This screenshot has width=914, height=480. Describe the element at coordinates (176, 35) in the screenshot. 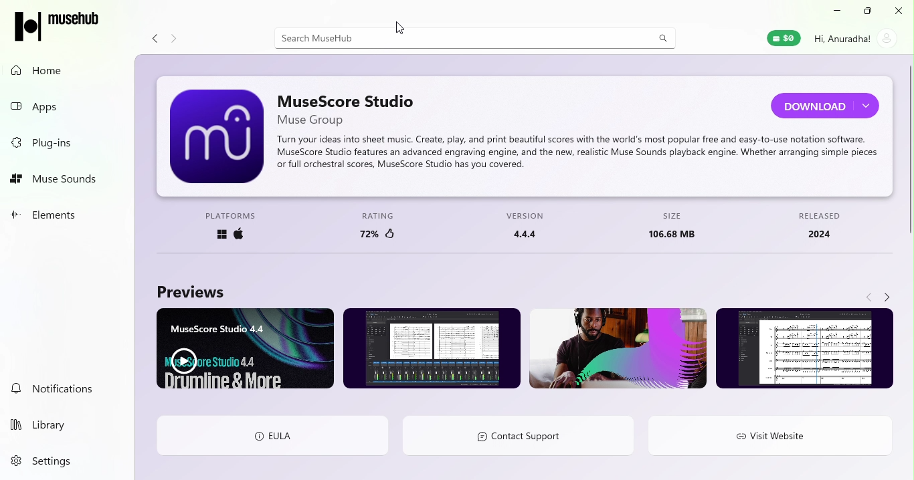

I see `Navigate forward` at that location.